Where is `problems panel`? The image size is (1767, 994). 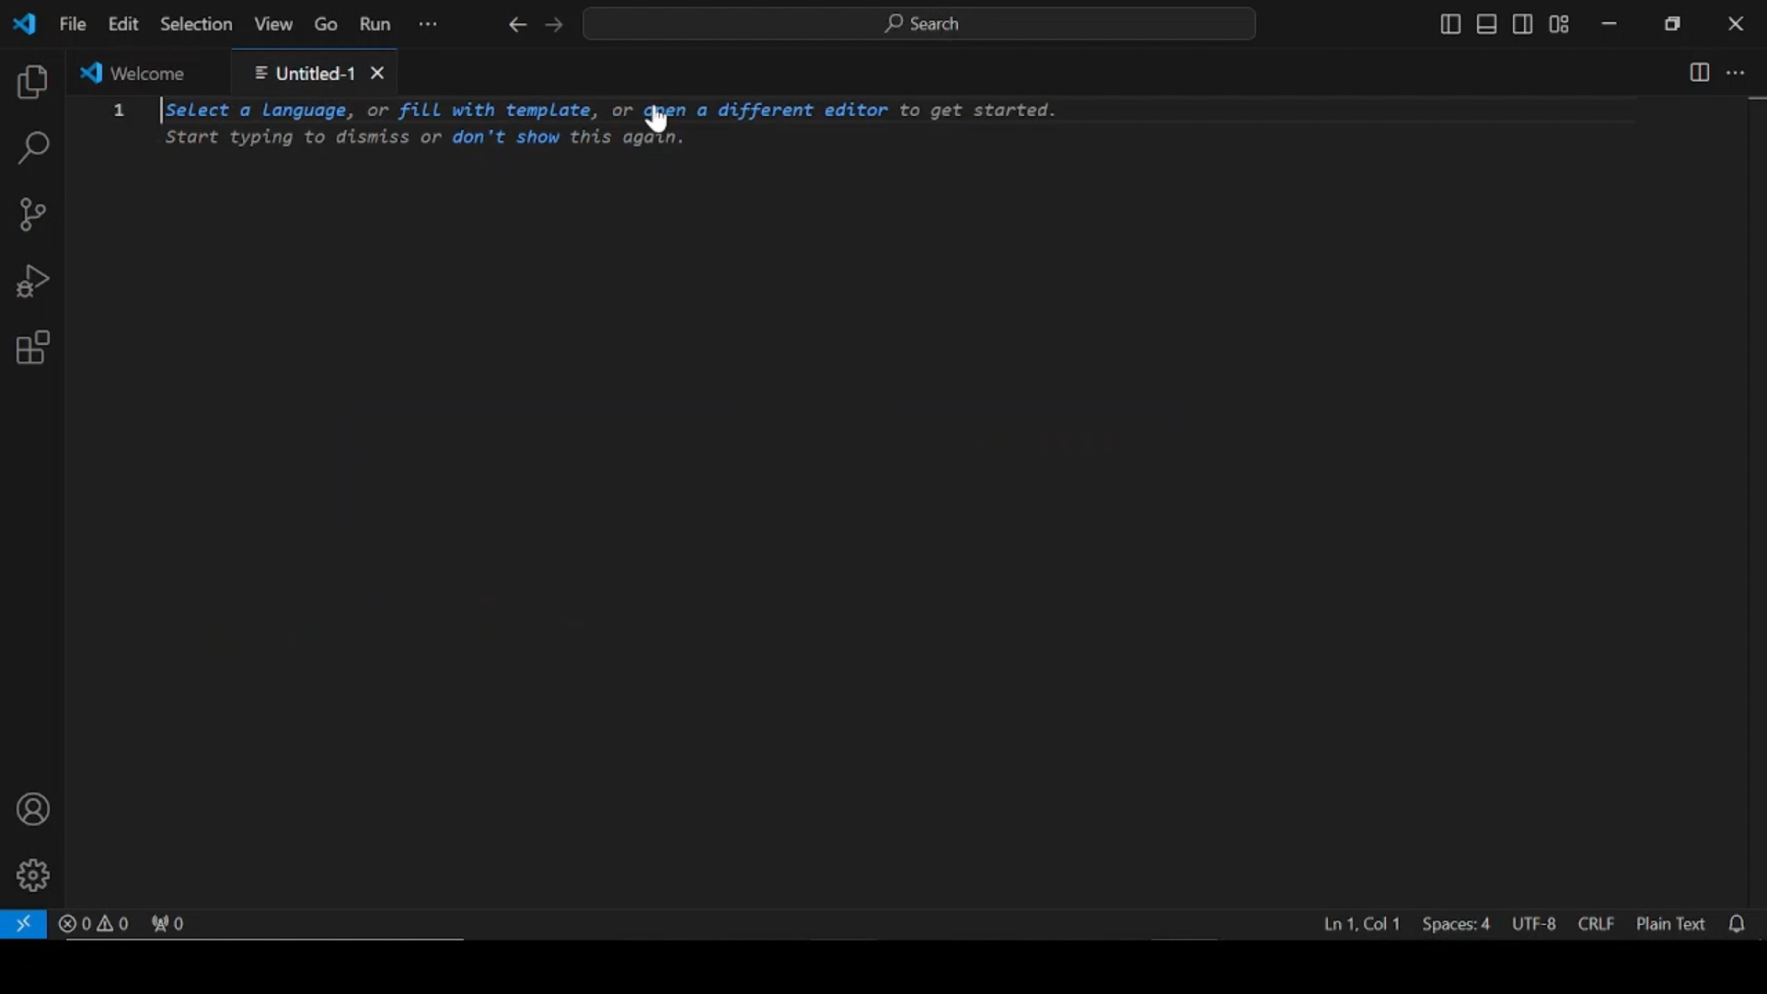
problems panel is located at coordinates (94, 922).